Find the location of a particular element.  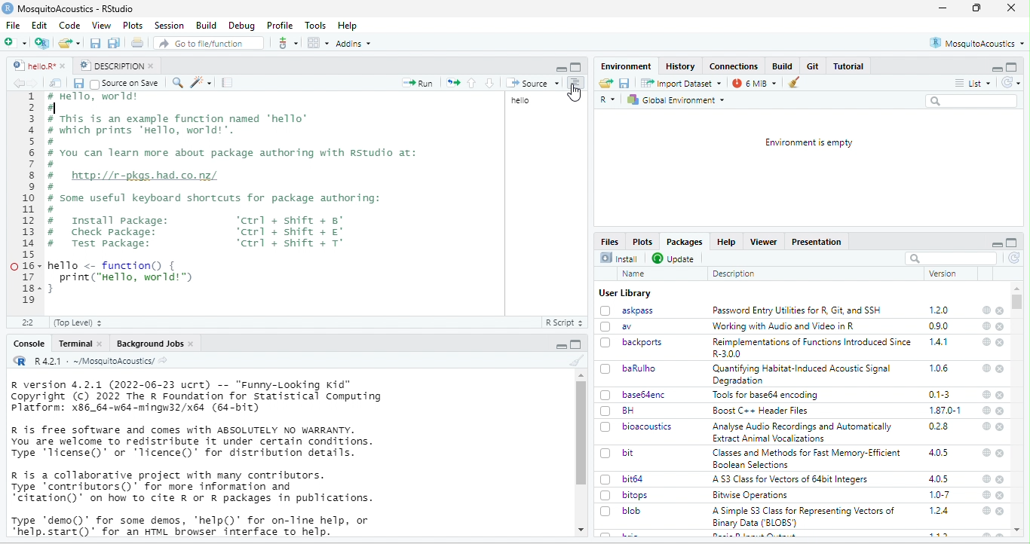

refresh is located at coordinates (1014, 258).